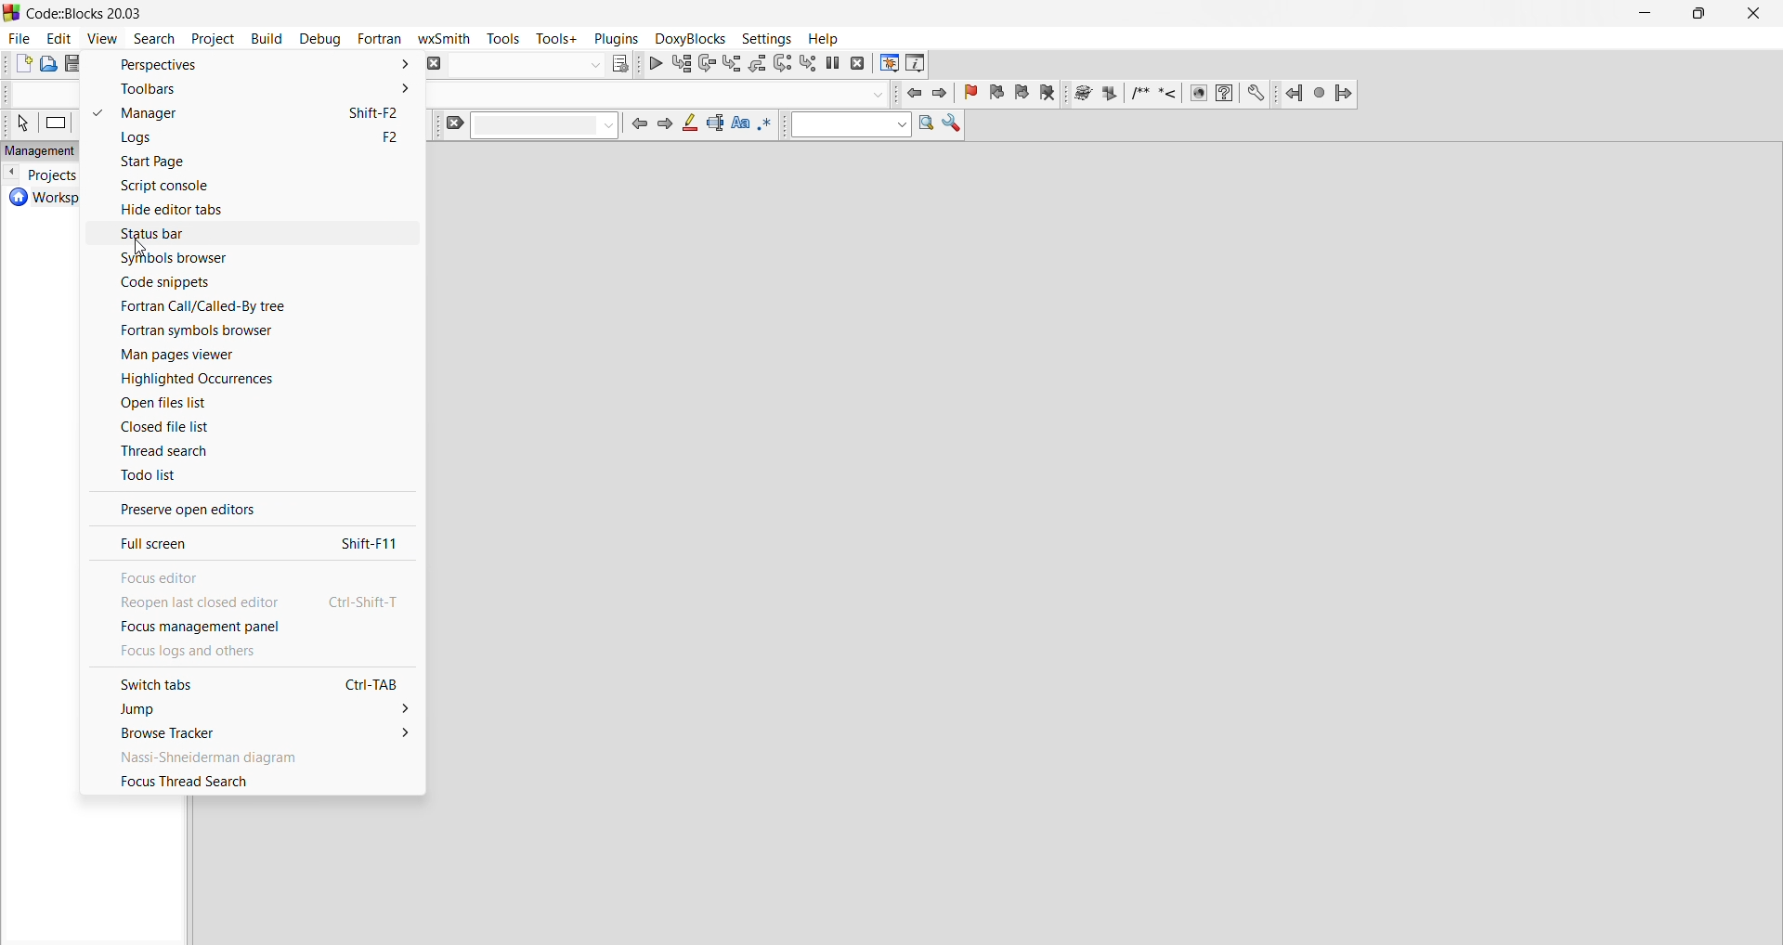 Image resolution: width=1783 pixels, height=945 pixels. What do you see at coordinates (21, 120) in the screenshot?
I see `select` at bounding box center [21, 120].